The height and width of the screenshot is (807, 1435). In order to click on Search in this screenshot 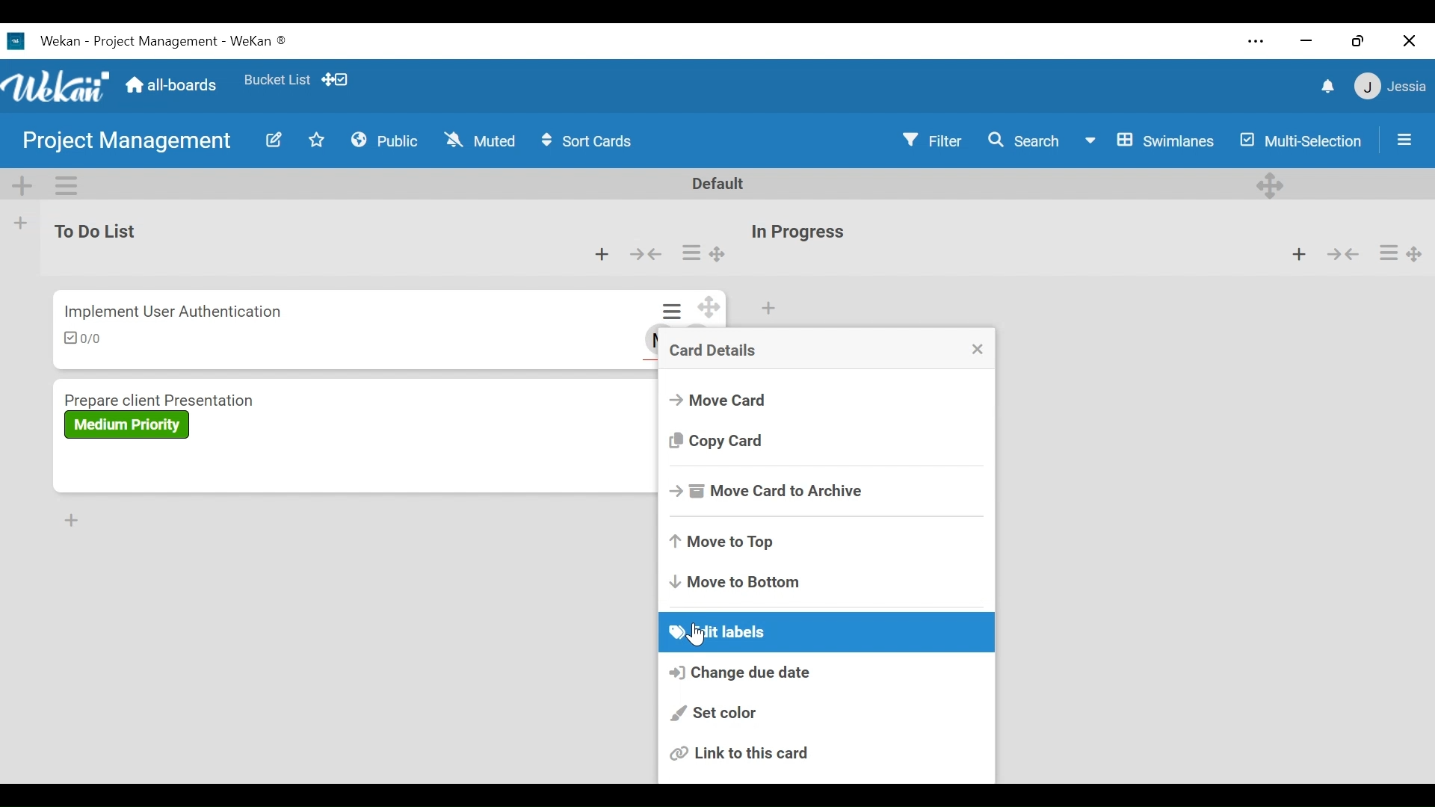, I will do `click(1024, 140)`.